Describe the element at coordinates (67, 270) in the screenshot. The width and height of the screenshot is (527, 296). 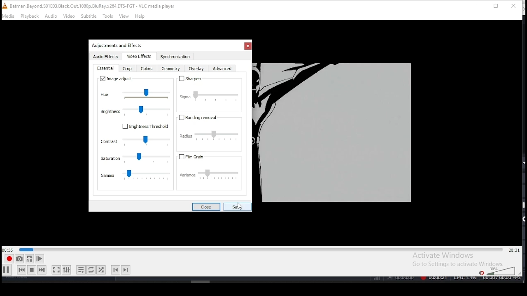
I see `show extended settings` at that location.